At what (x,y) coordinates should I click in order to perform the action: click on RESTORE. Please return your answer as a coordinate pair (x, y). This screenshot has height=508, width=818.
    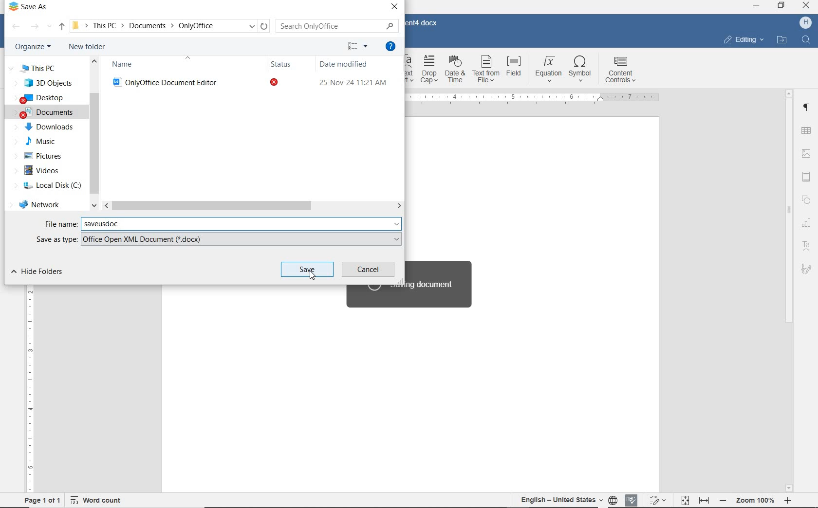
    Looking at the image, I should click on (781, 5).